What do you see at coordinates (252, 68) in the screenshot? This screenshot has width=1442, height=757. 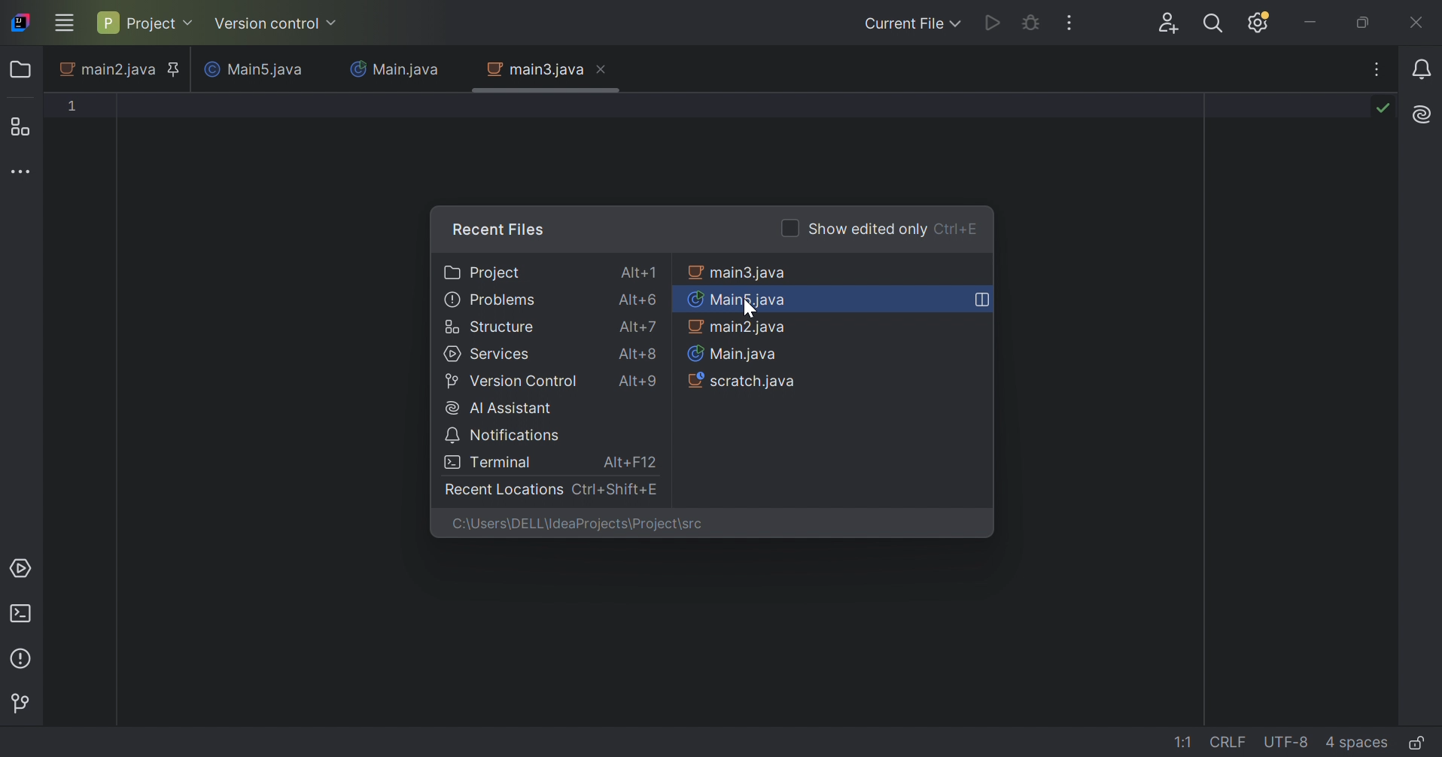 I see `Main5.java` at bounding box center [252, 68].